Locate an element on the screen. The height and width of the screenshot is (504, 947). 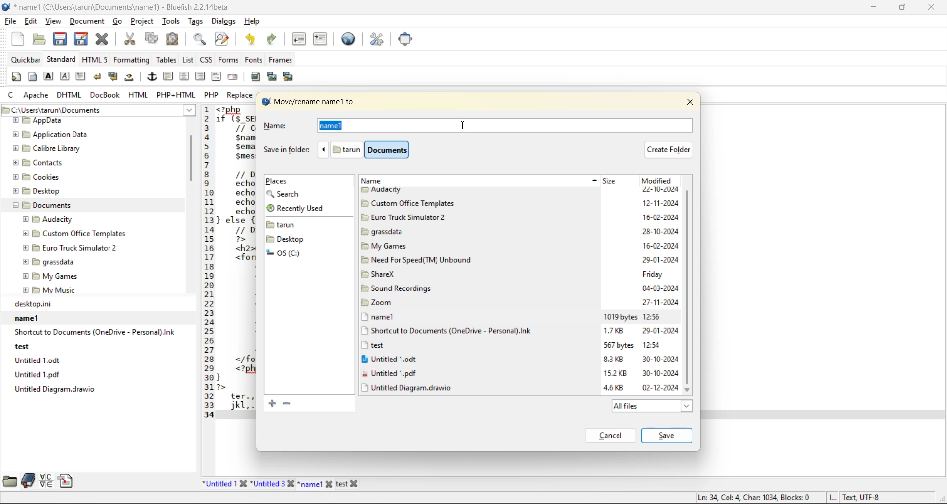
quickbar is located at coordinates (24, 61).